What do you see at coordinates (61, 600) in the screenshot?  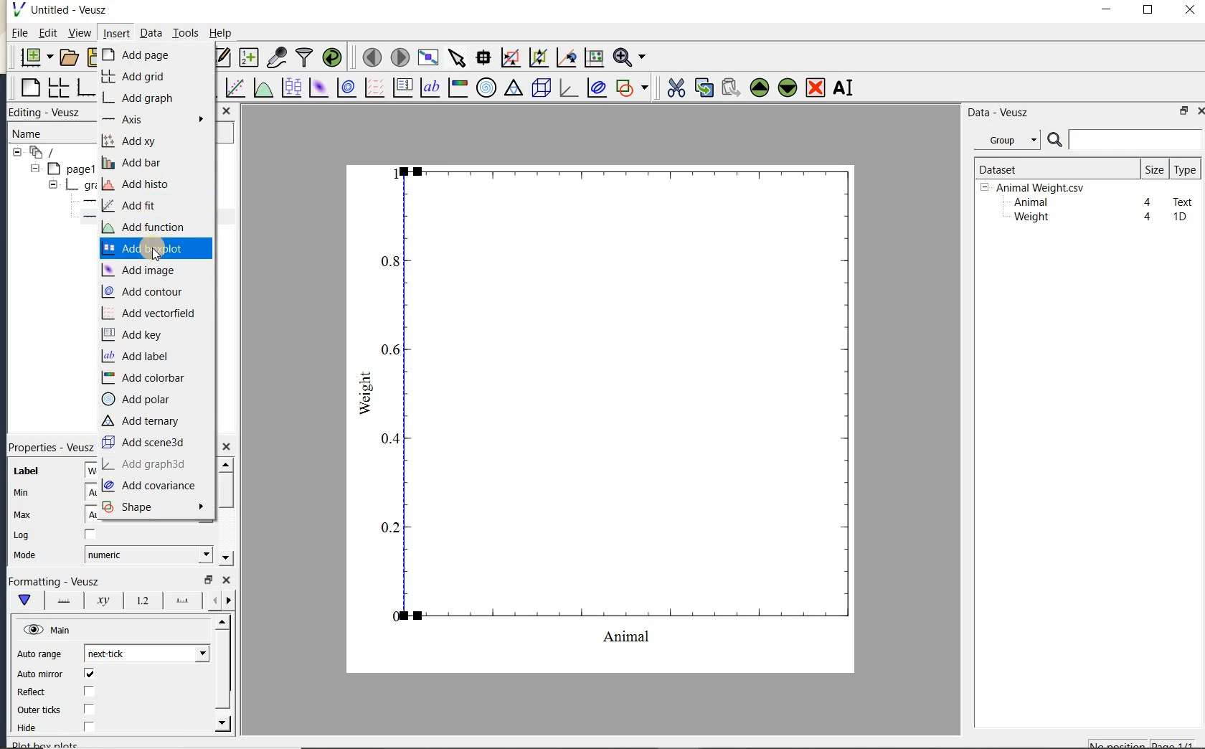 I see `axis line` at bounding box center [61, 600].